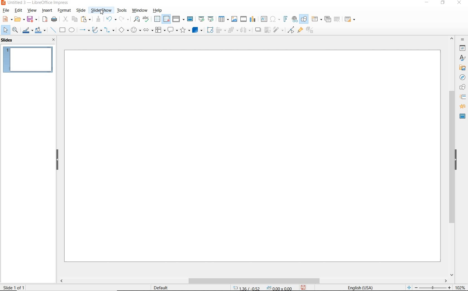 Image resolution: width=468 pixels, height=291 pixels. What do you see at coordinates (427, 3) in the screenshot?
I see `MINIMIZE` at bounding box center [427, 3].